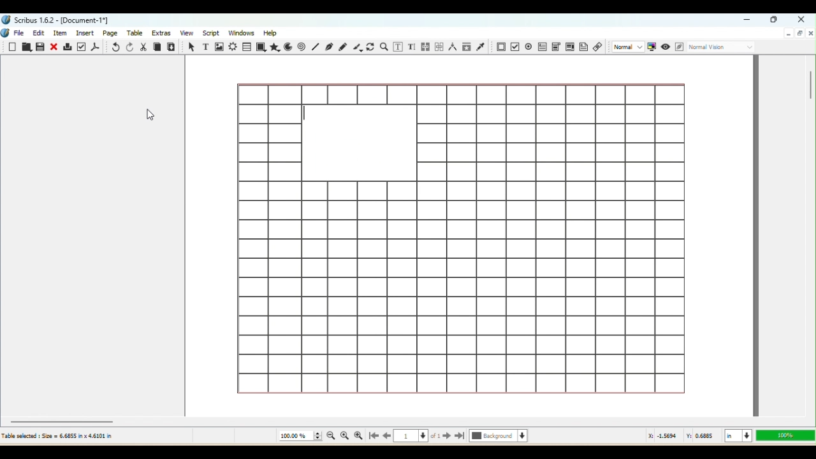 This screenshot has width=816, height=459. Describe the element at coordinates (784, 435) in the screenshot. I see `Zoom level` at that location.